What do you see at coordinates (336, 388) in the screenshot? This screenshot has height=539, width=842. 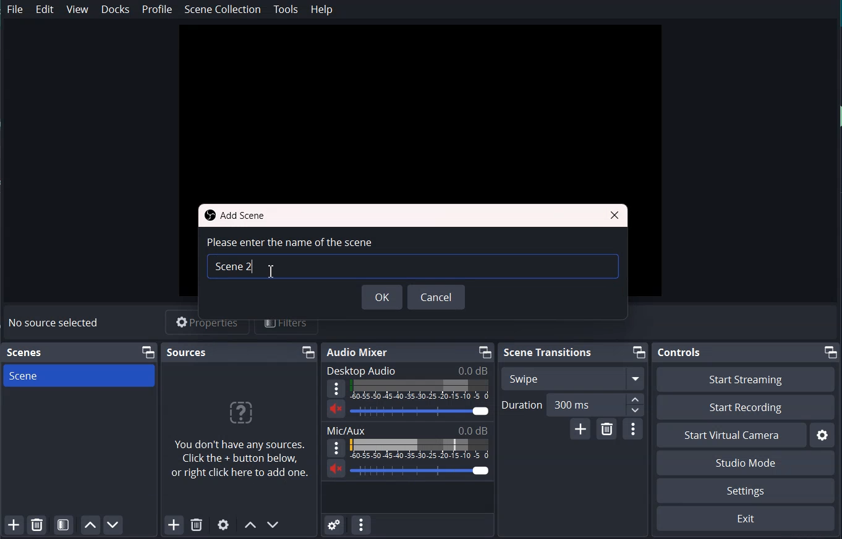 I see `More` at bounding box center [336, 388].